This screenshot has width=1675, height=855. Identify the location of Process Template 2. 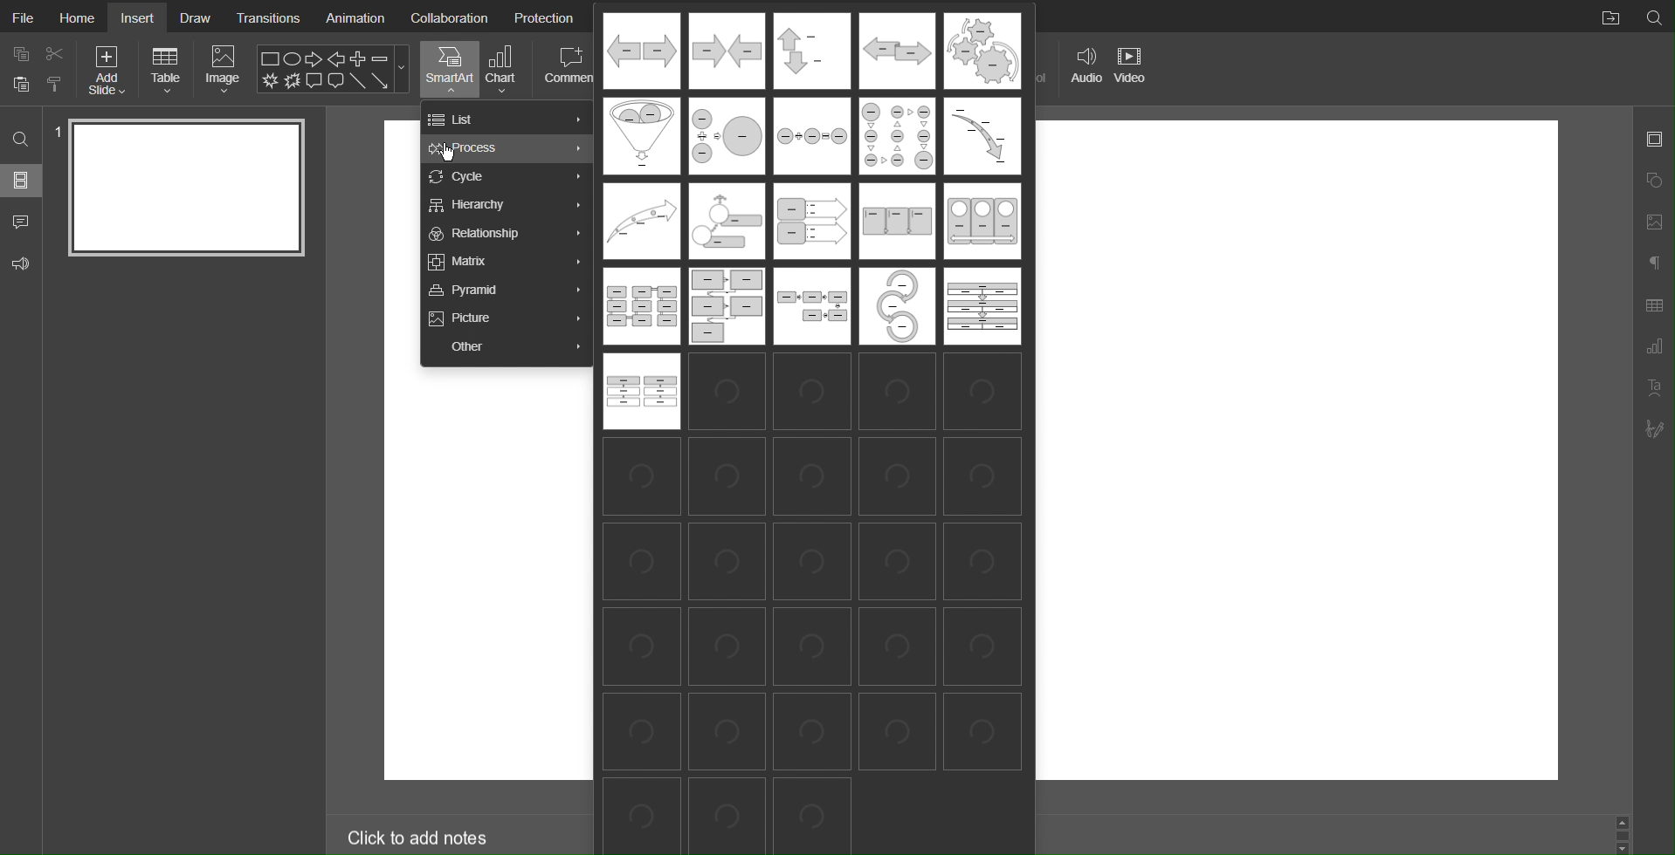
(724, 51).